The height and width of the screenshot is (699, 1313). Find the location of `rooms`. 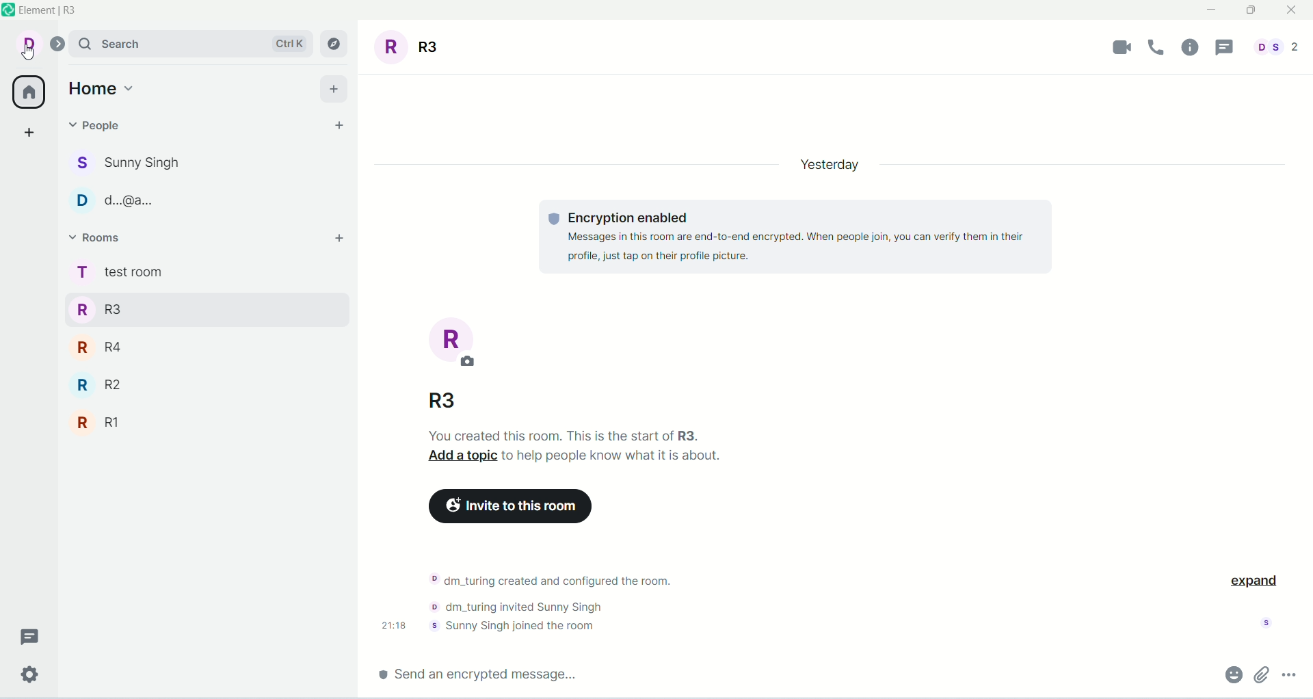

rooms is located at coordinates (118, 274).